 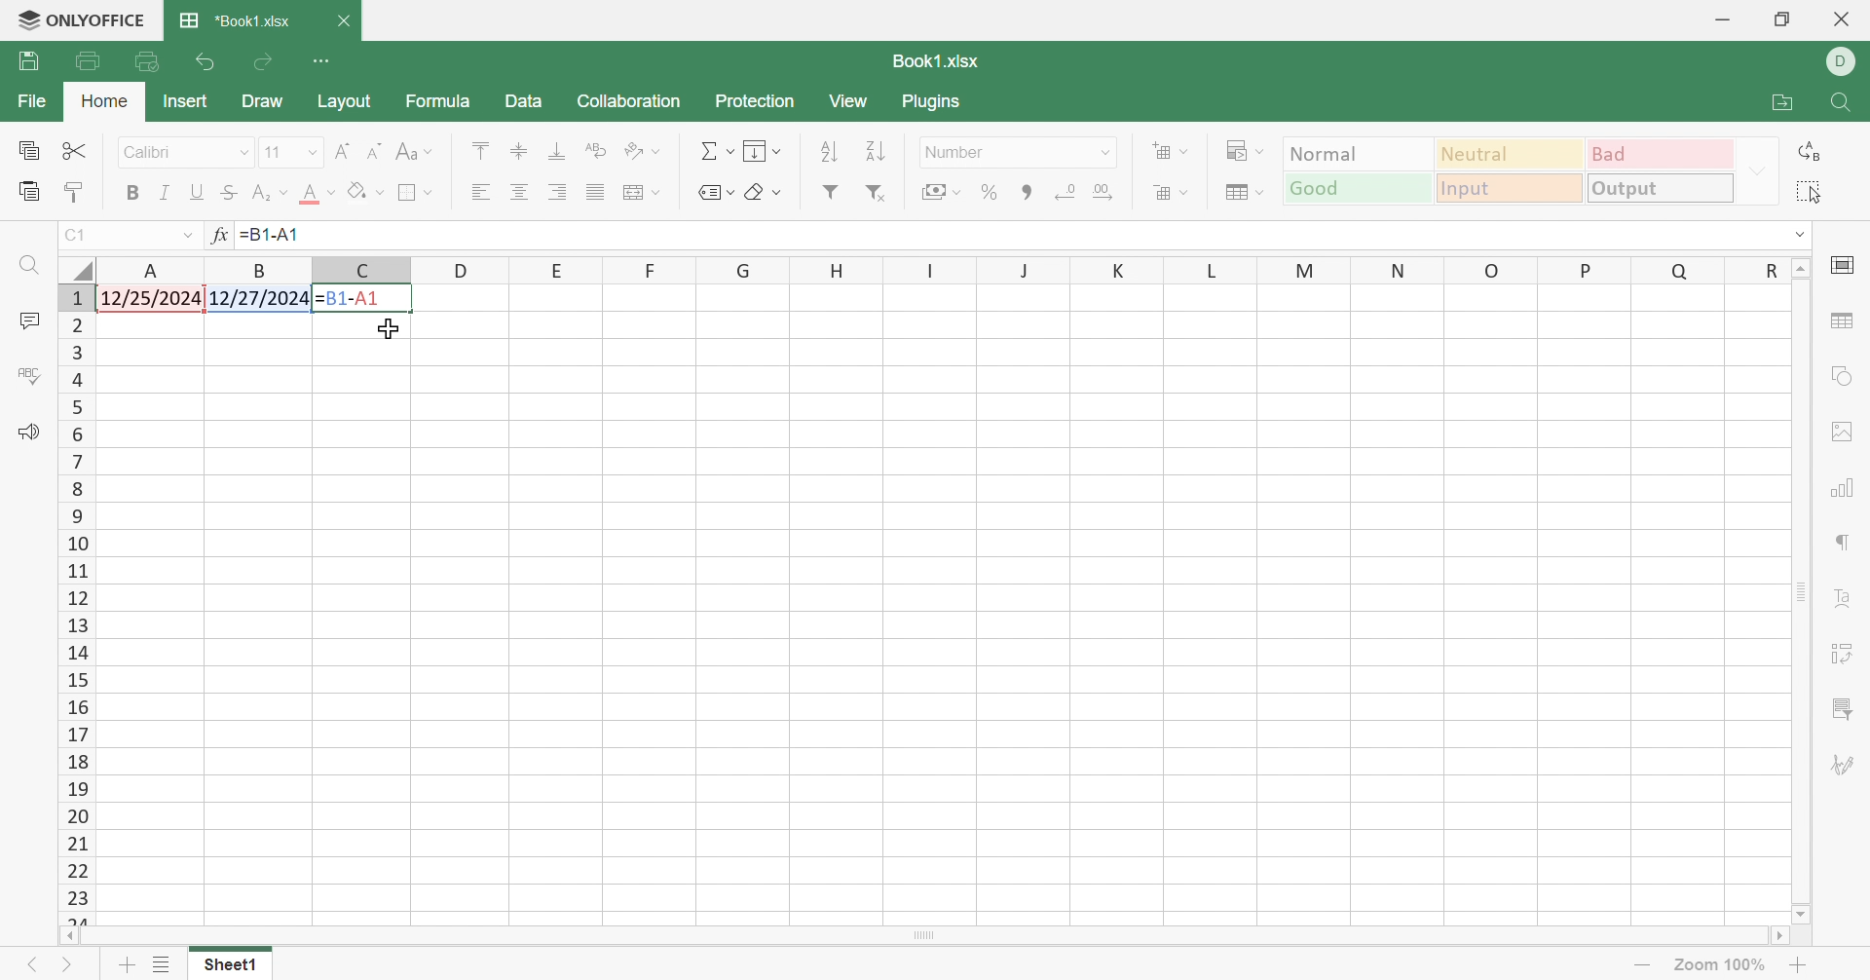 I want to click on Named ranges, so click(x=715, y=195).